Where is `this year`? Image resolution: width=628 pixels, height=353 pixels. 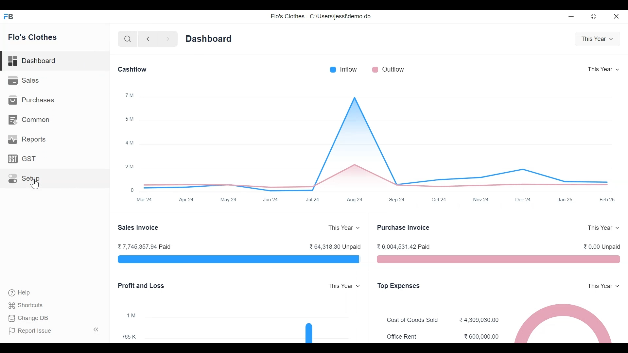
this year is located at coordinates (604, 286).